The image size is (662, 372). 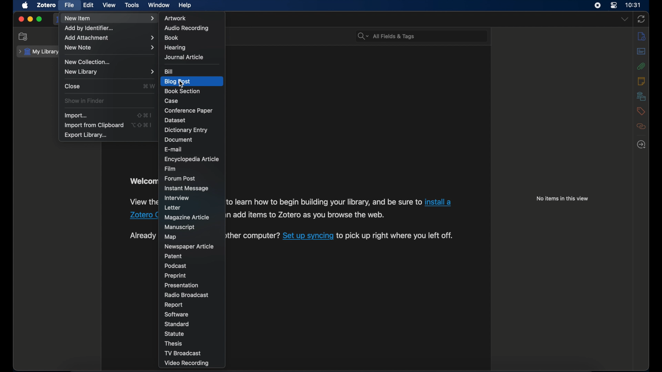 I want to click on obscure text, so click(x=142, y=202).